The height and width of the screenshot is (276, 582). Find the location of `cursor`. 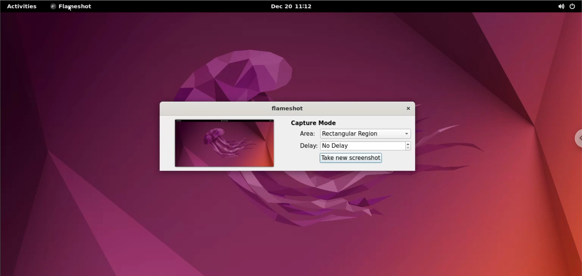

cursor is located at coordinates (70, 9).